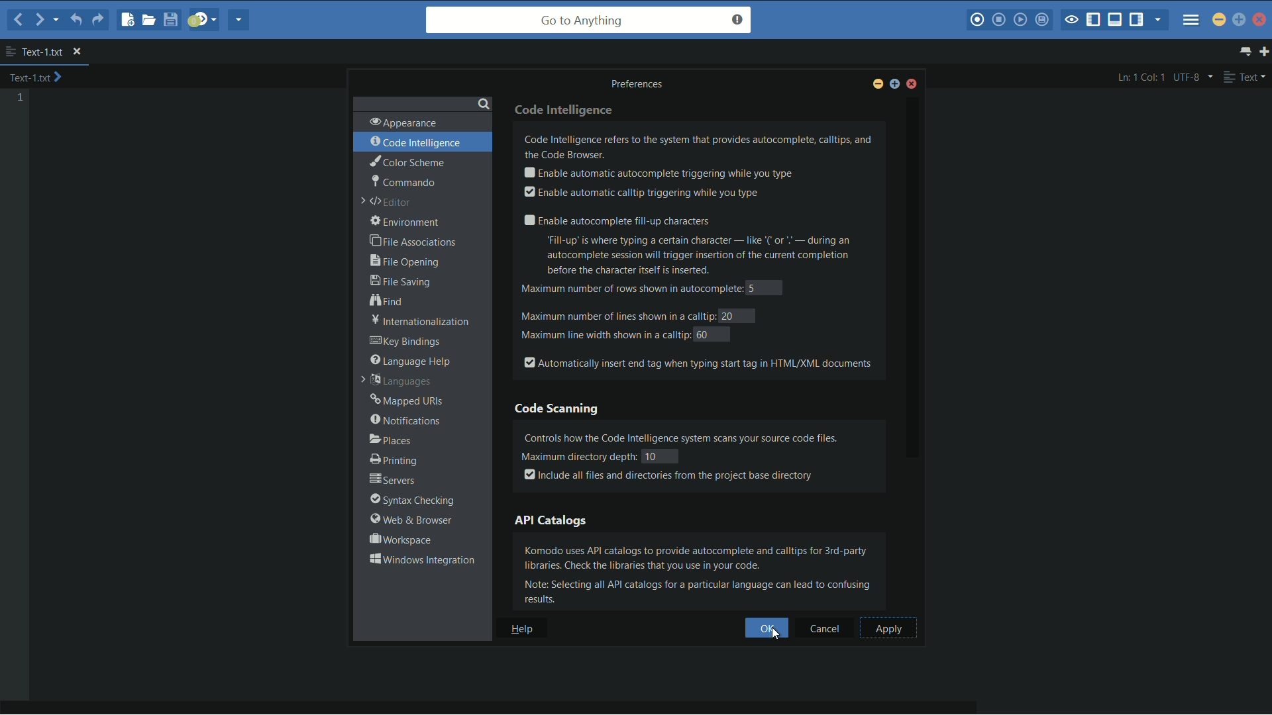 Image resolution: width=1272 pixels, height=715 pixels. I want to click on horizontal scroll bar, so click(503, 707).